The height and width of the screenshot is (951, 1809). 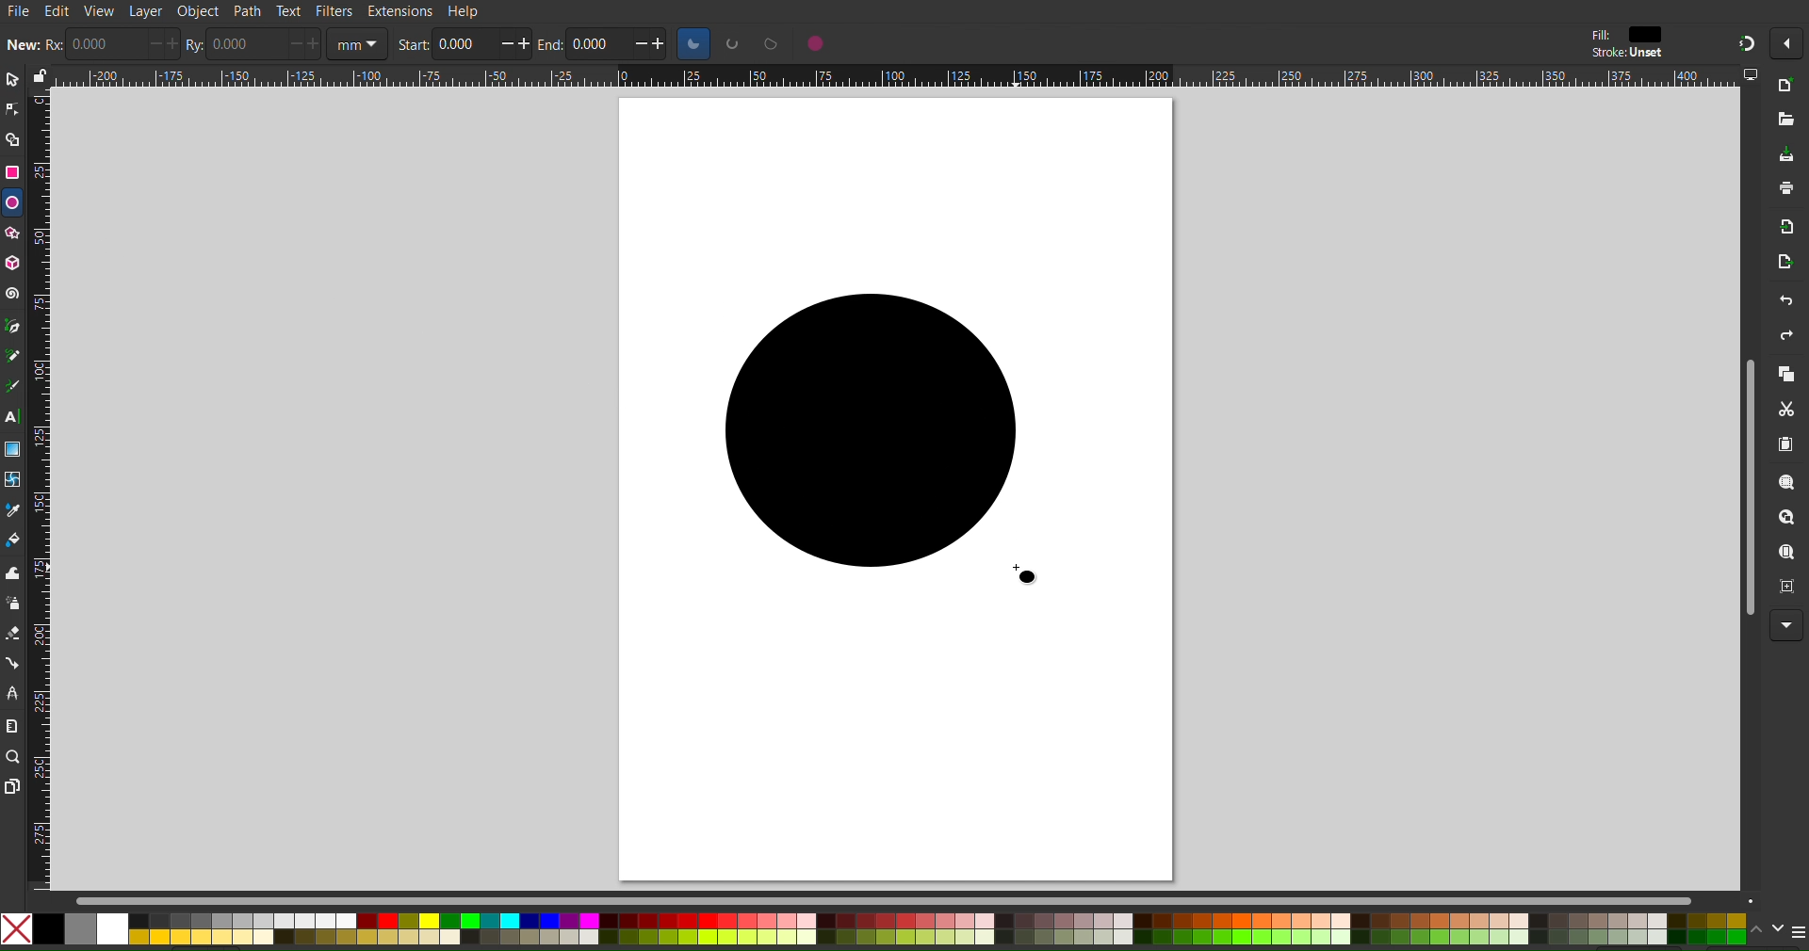 I want to click on Pen Tool, so click(x=11, y=326).